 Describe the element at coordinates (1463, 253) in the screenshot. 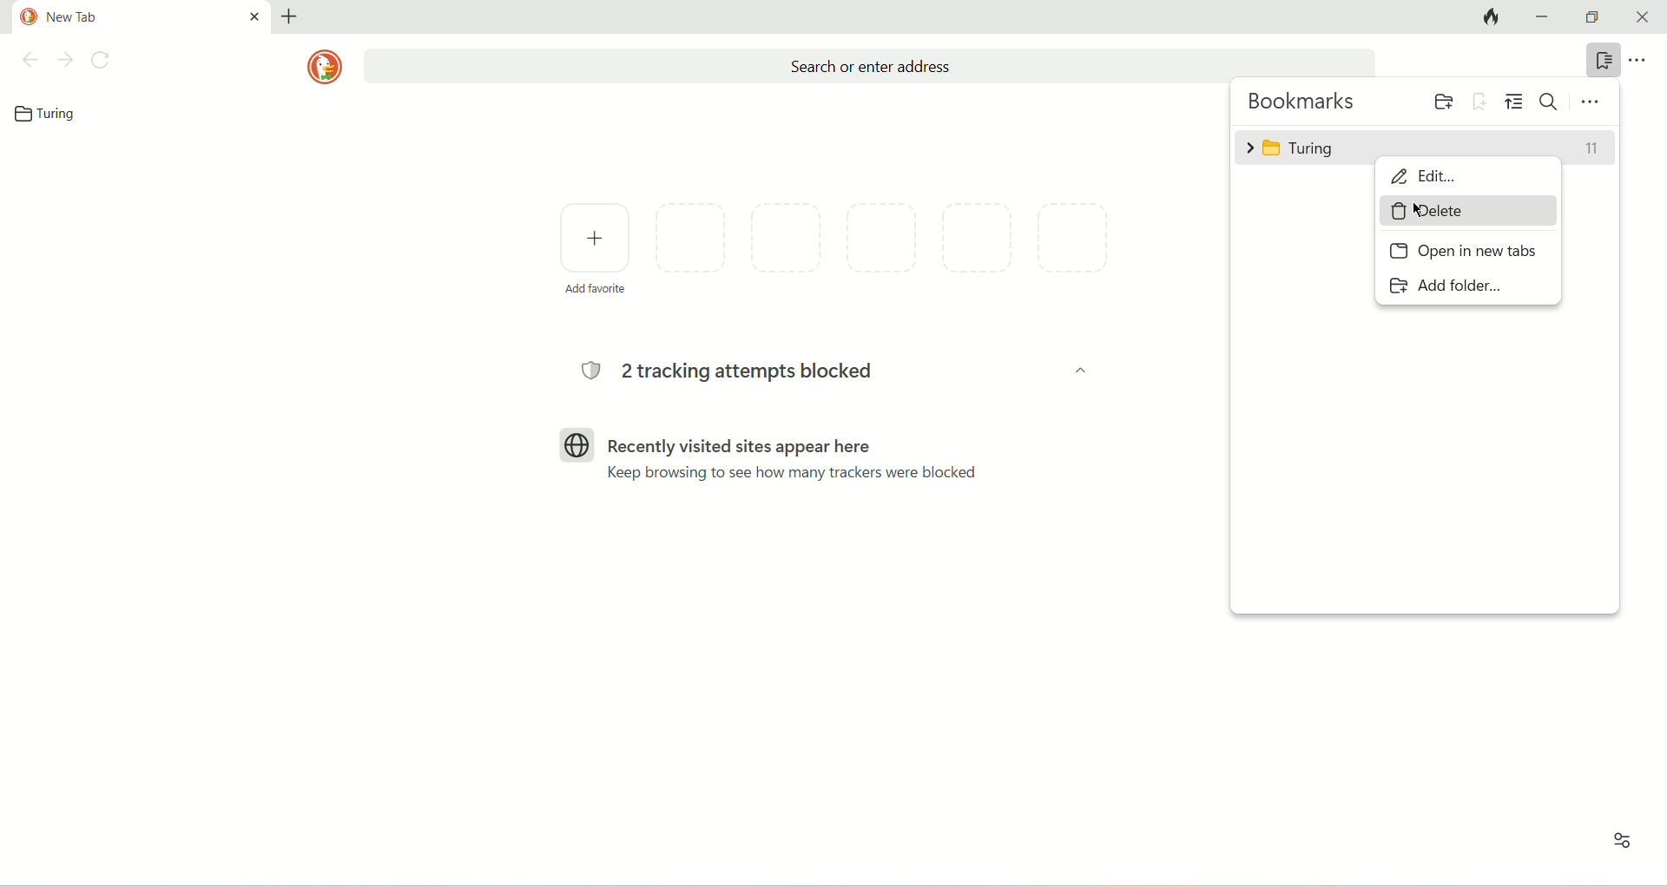

I see `open in new tab` at that location.